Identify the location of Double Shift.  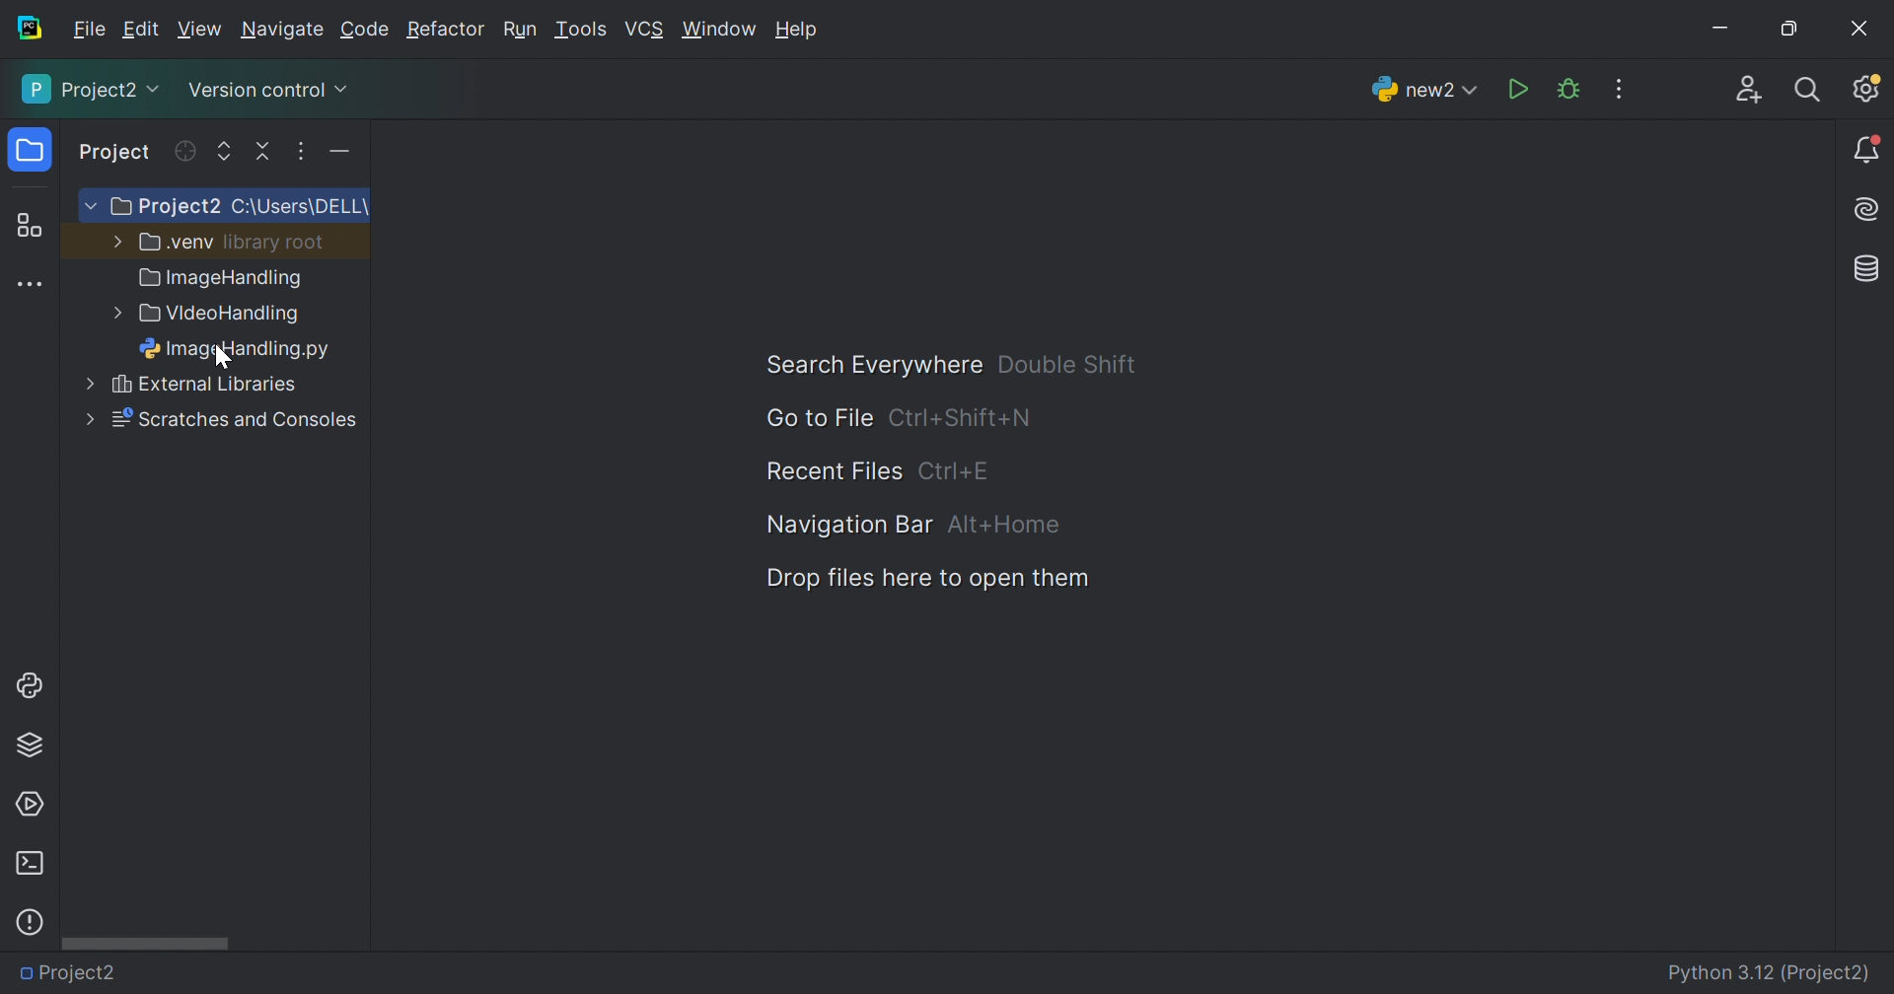
(1066, 364).